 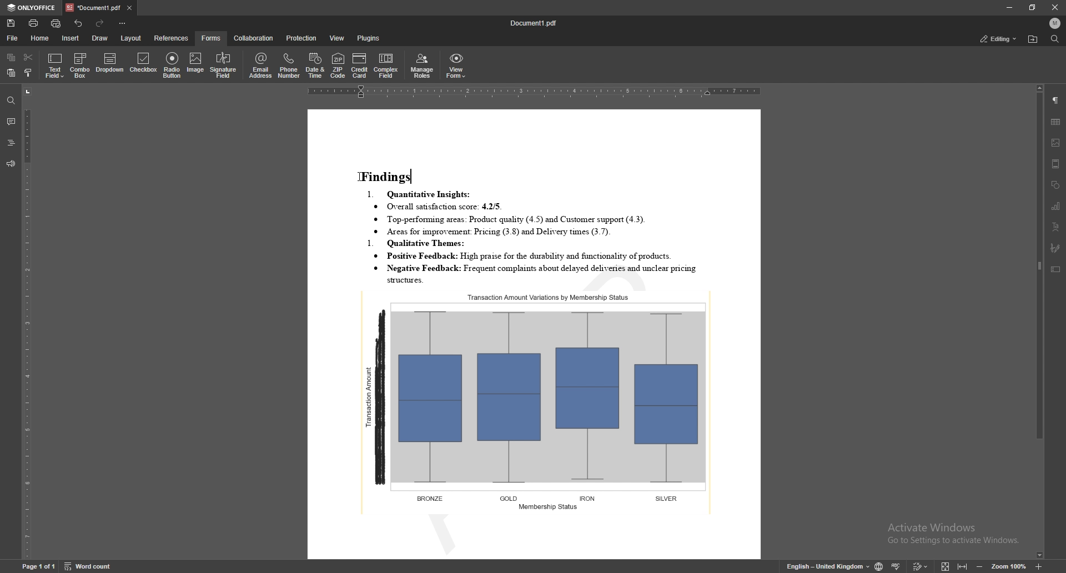 What do you see at coordinates (99, 37) in the screenshot?
I see `draw` at bounding box center [99, 37].